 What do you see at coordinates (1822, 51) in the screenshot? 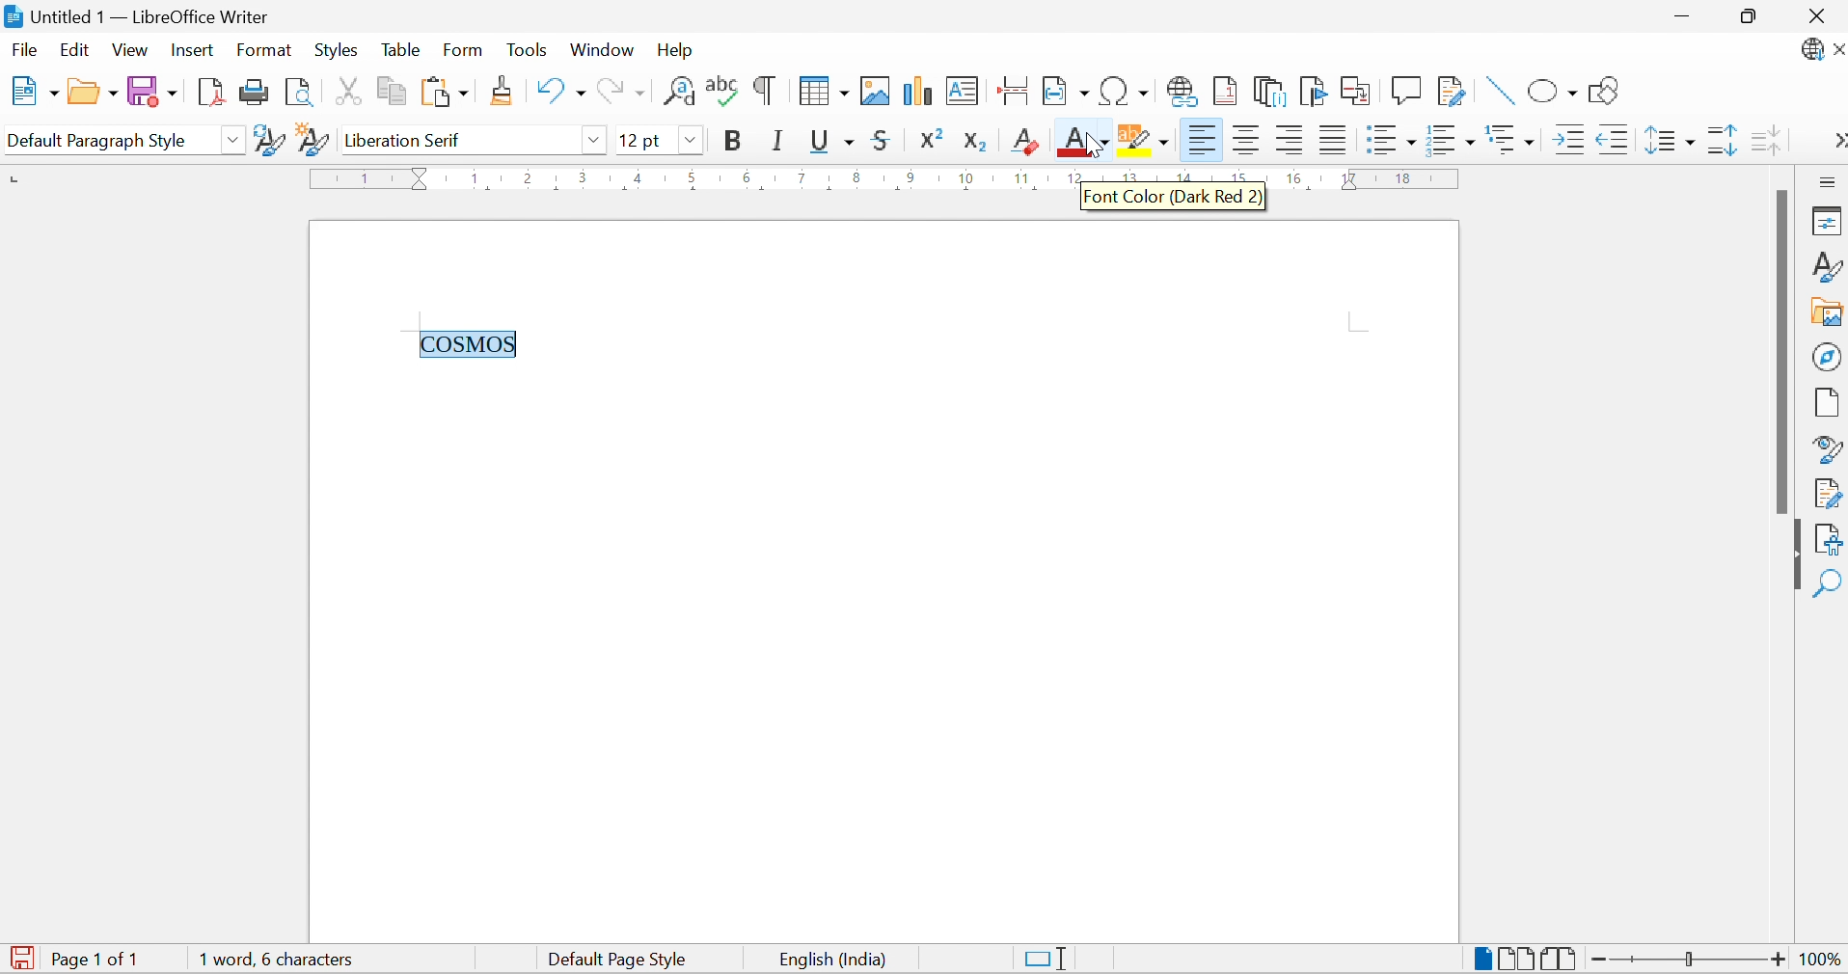
I see `LibreOffice Update Available` at bounding box center [1822, 51].